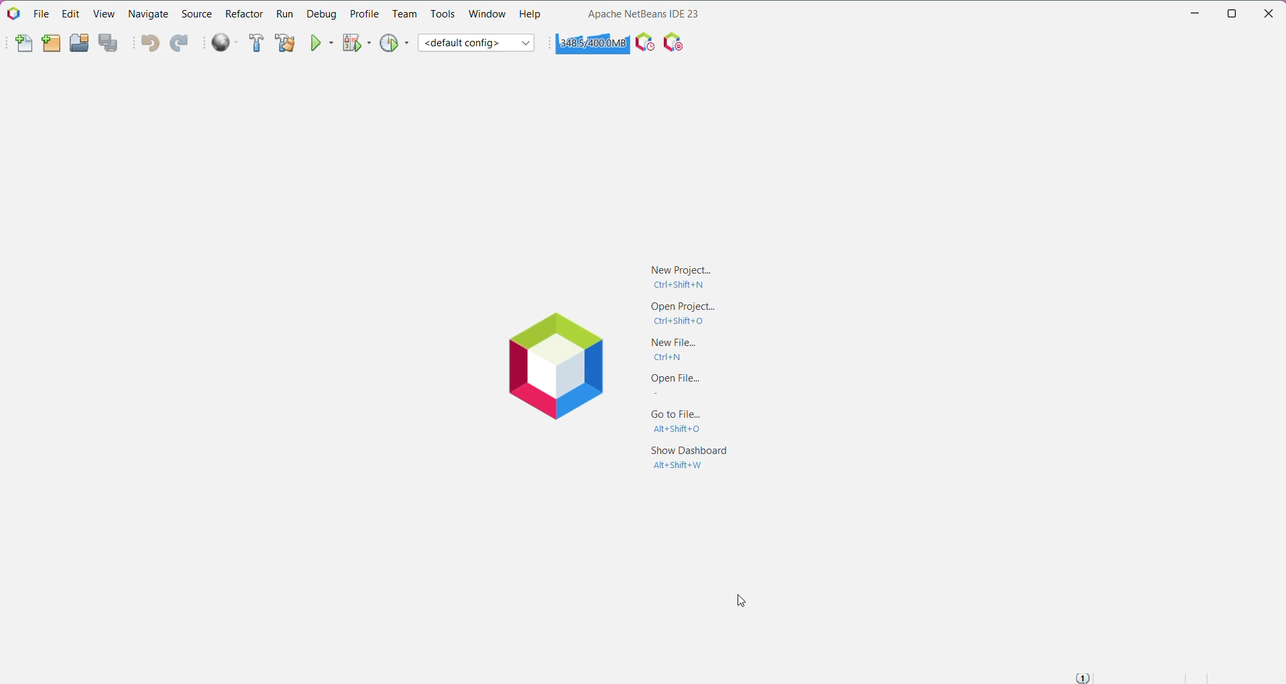 This screenshot has height=684, width=1286. Describe the element at coordinates (111, 44) in the screenshot. I see `Save All` at that location.